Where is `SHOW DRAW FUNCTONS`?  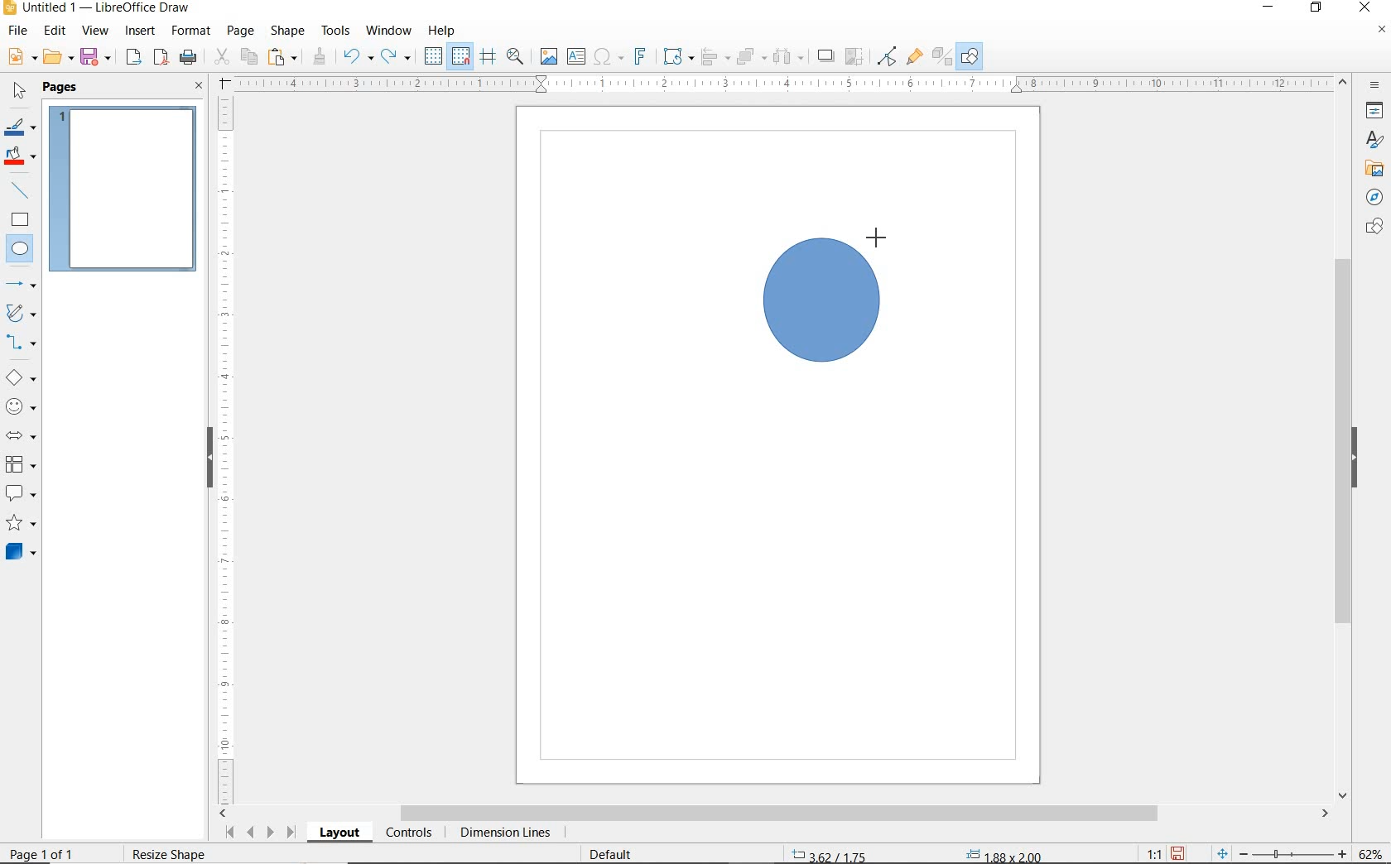 SHOW DRAW FUNCTONS is located at coordinates (970, 56).